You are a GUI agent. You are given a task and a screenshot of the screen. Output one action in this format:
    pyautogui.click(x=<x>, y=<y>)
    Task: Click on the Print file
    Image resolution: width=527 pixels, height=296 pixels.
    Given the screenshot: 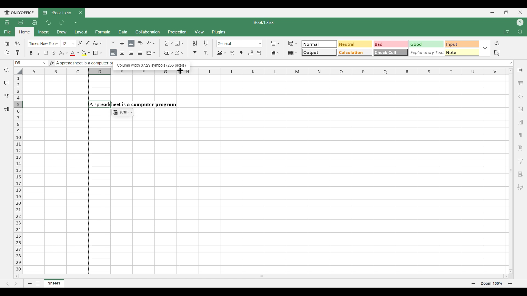 What is the action you would take?
    pyautogui.click(x=21, y=22)
    